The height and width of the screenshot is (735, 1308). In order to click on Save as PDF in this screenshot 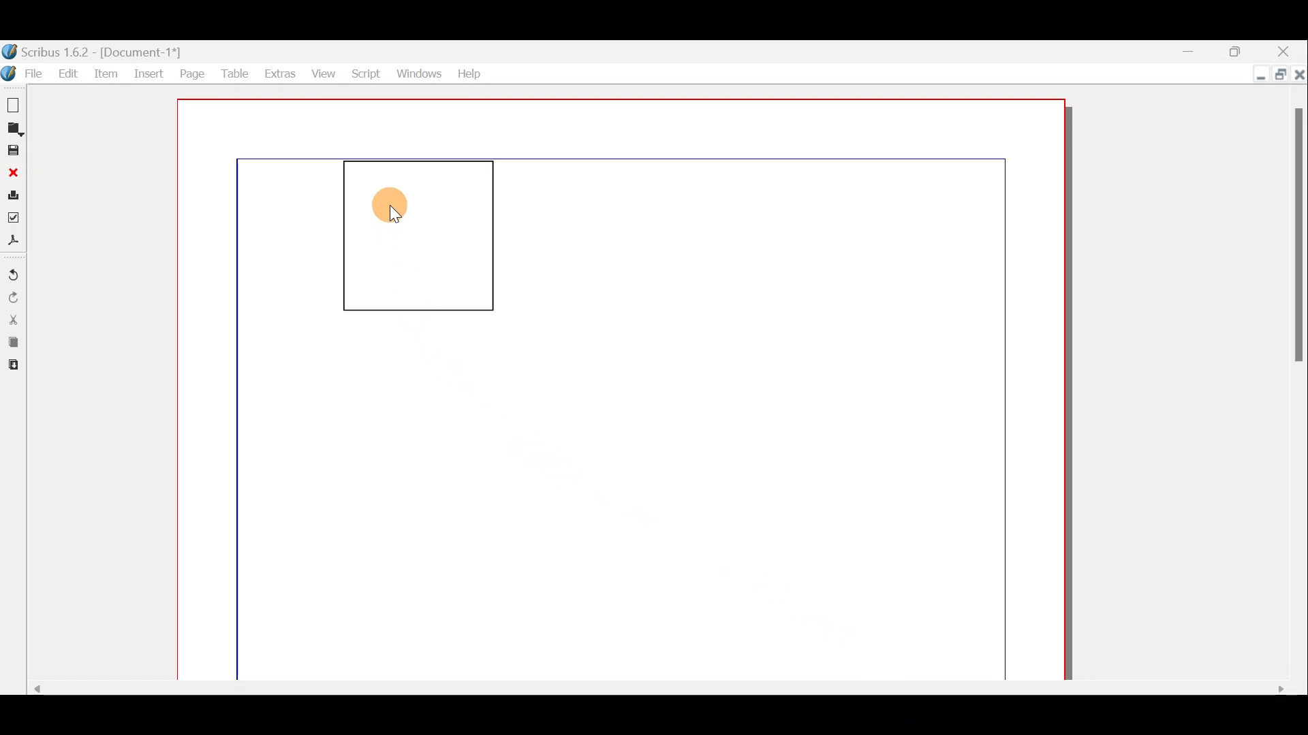, I will do `click(13, 242)`.